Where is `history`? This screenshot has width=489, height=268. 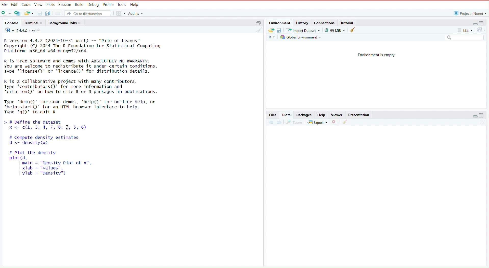
history is located at coordinates (302, 23).